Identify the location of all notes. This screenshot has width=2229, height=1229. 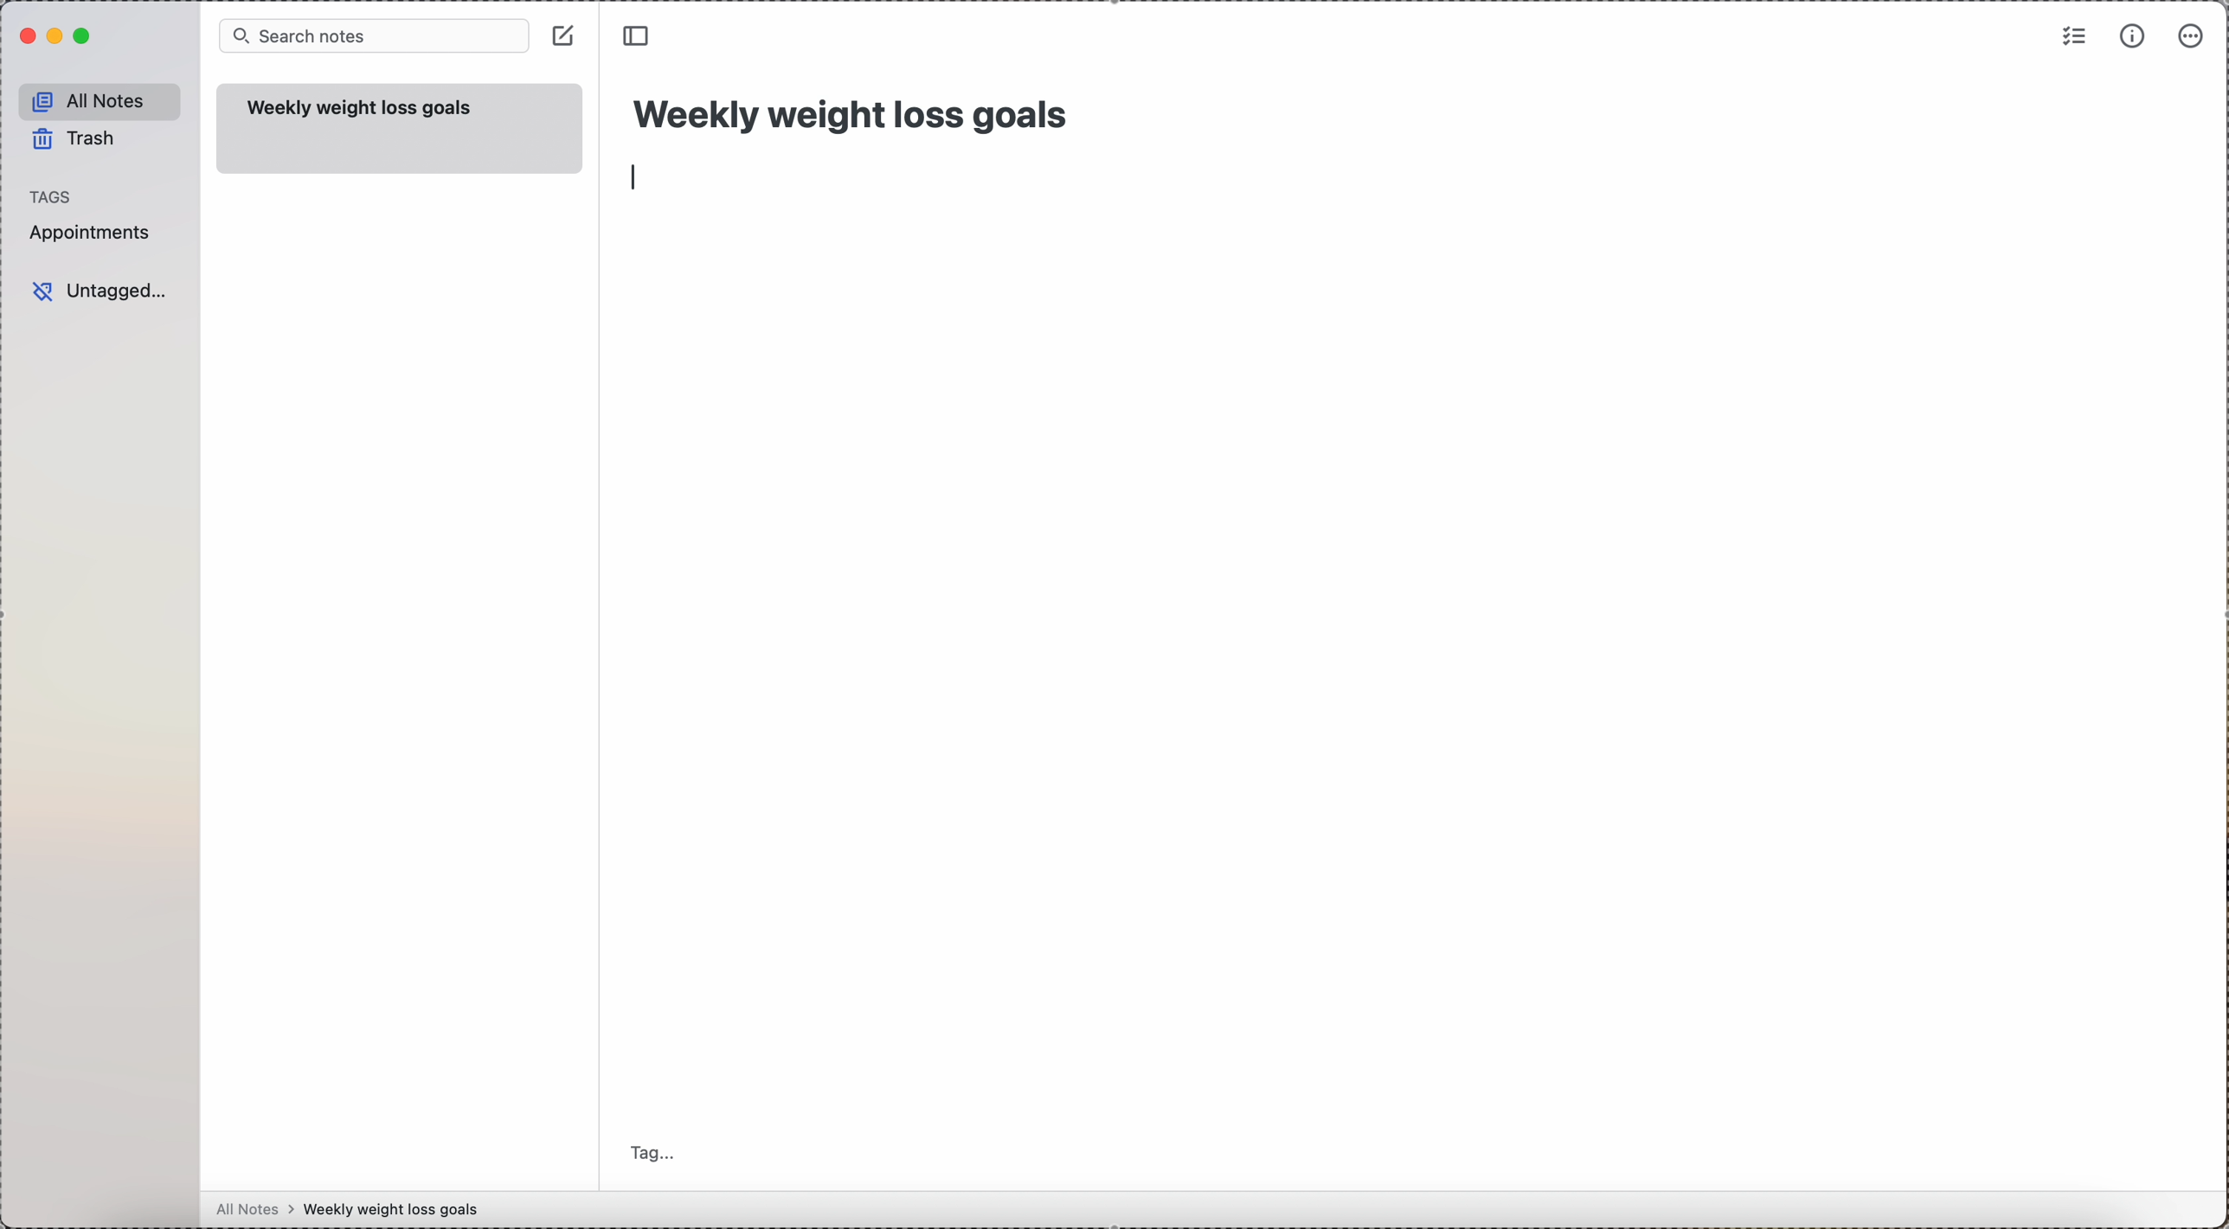
(100, 100).